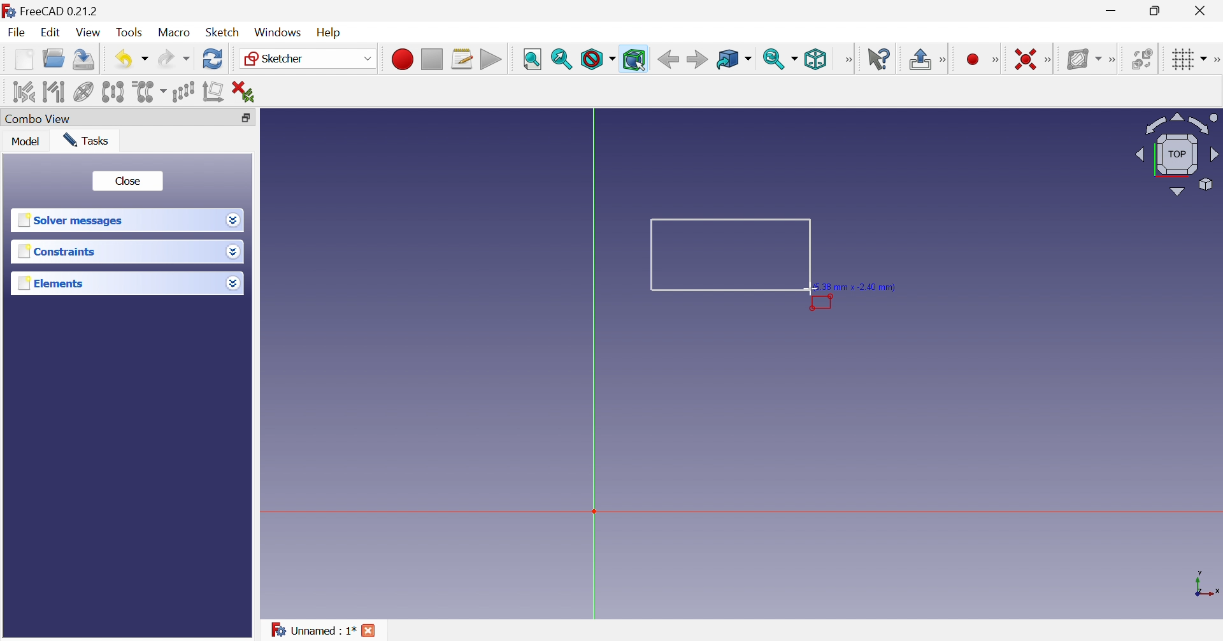 This screenshot has height=641, width=1223. I want to click on View, so click(87, 33).